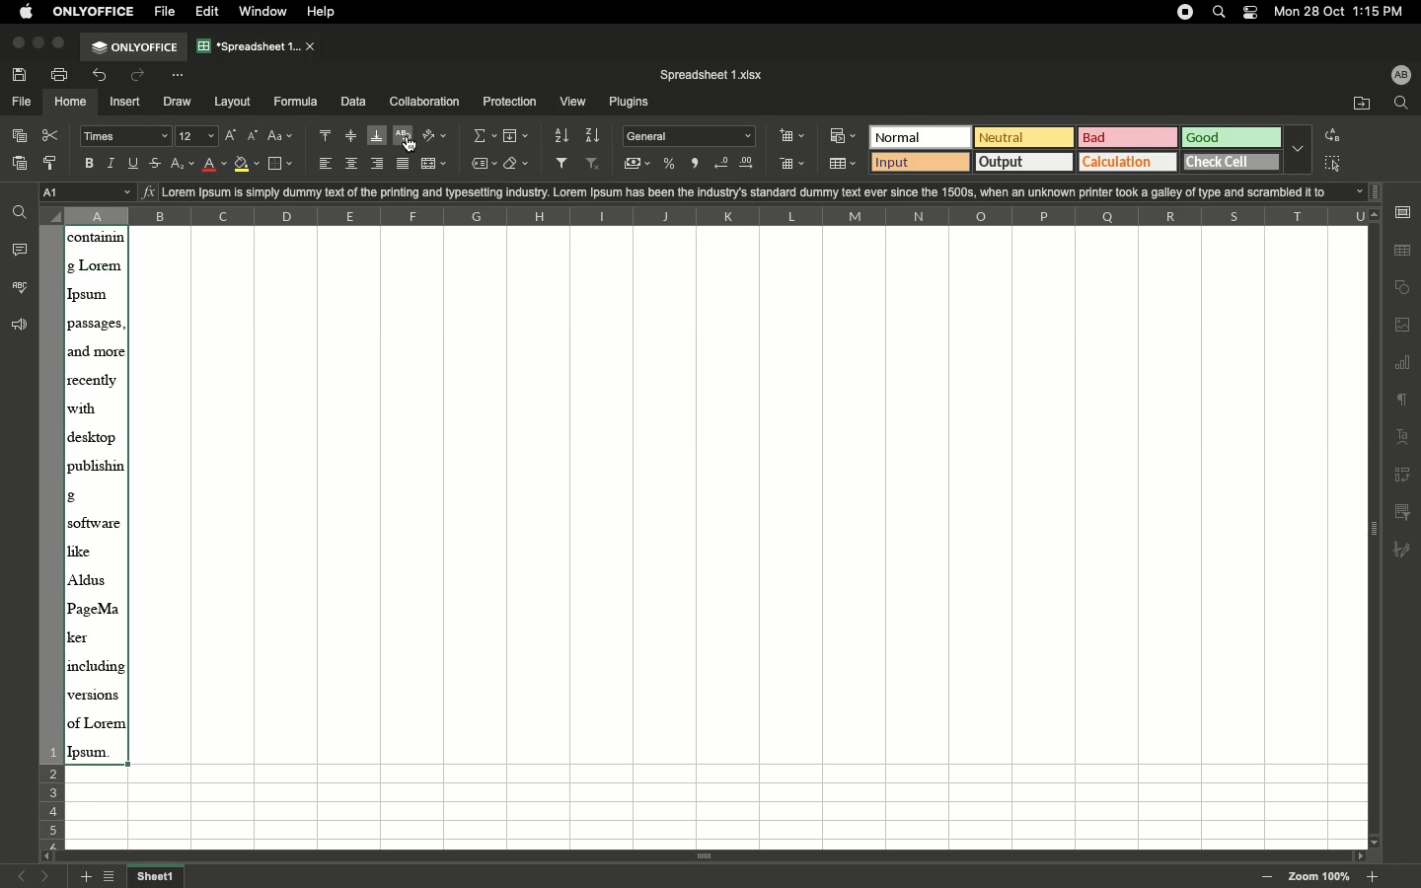 The width and height of the screenshot is (1421, 888). I want to click on Feedback & support, so click(16, 326).